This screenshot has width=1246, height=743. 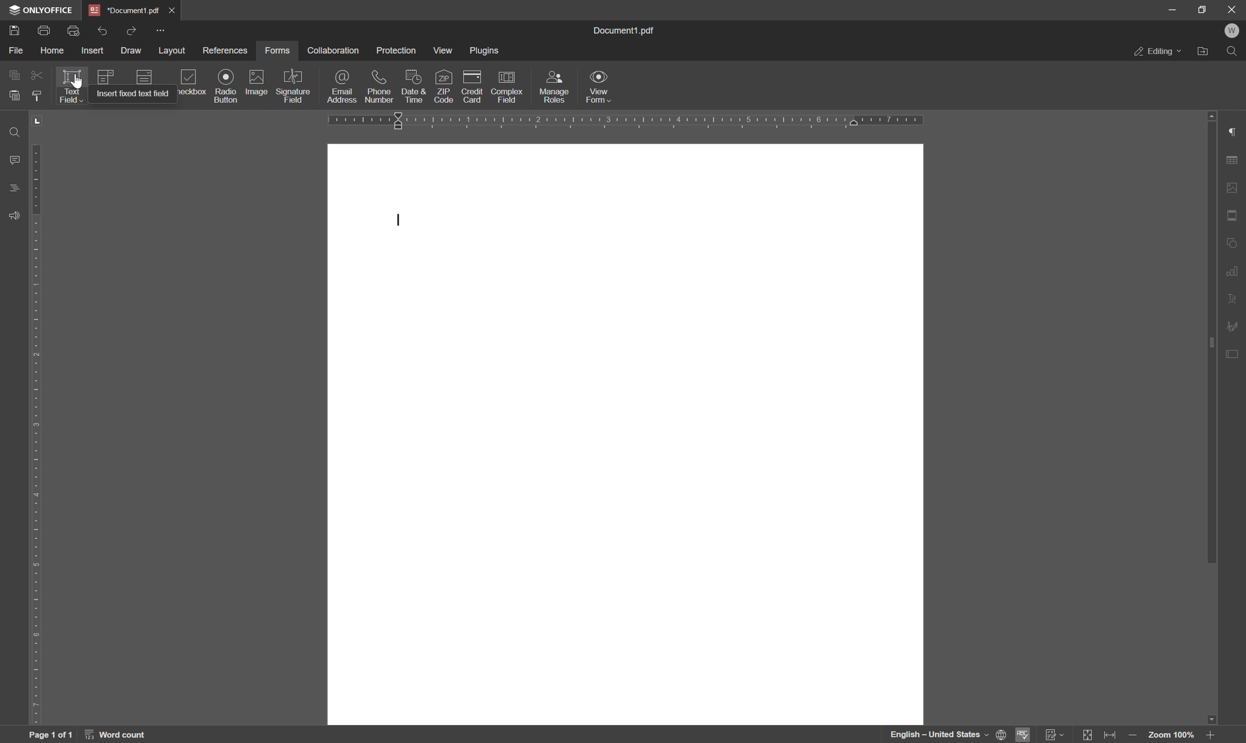 What do you see at coordinates (1089, 735) in the screenshot?
I see `fit to page` at bounding box center [1089, 735].